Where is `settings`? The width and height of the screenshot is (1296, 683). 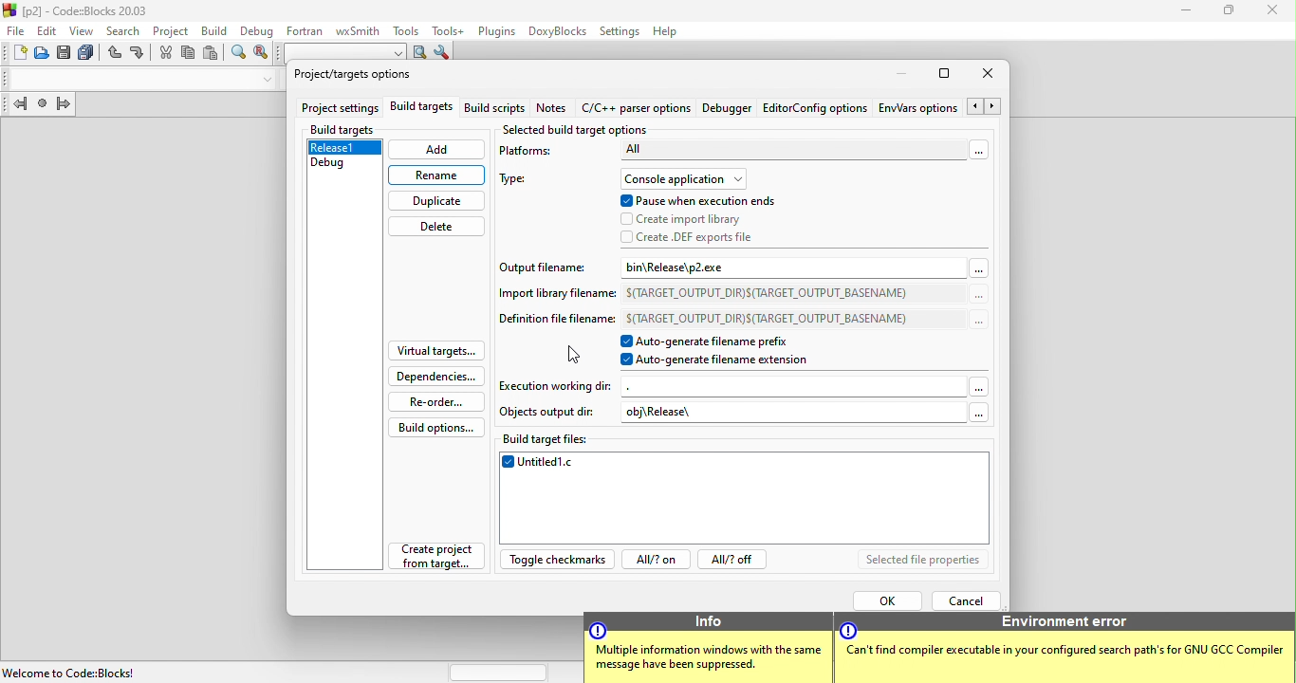
settings is located at coordinates (620, 30).